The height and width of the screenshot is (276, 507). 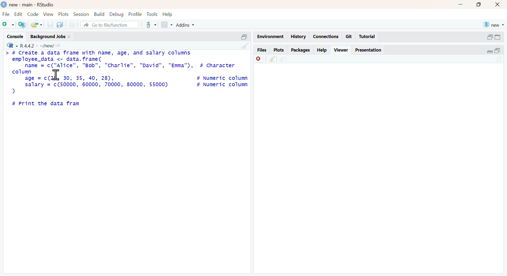 I want to click on File, so click(x=5, y=14).